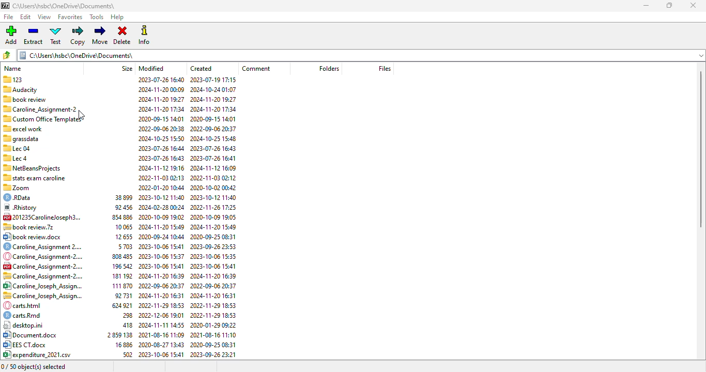  I want to click on 2022-12-06 19:011, so click(161, 315).